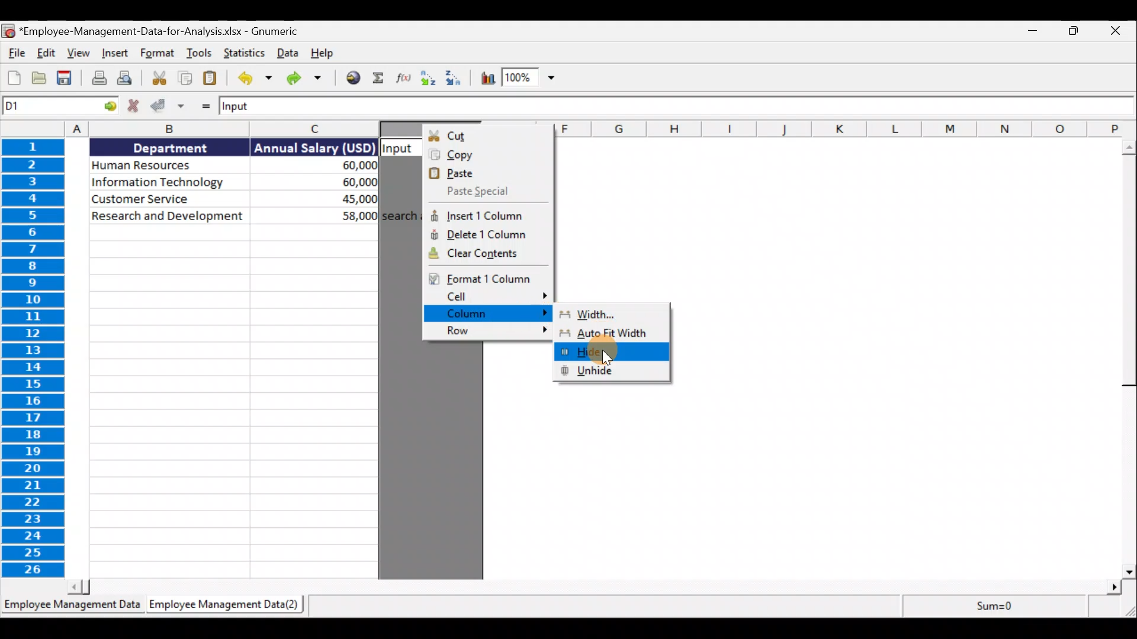  What do you see at coordinates (187, 78) in the screenshot?
I see `Copy selection` at bounding box center [187, 78].